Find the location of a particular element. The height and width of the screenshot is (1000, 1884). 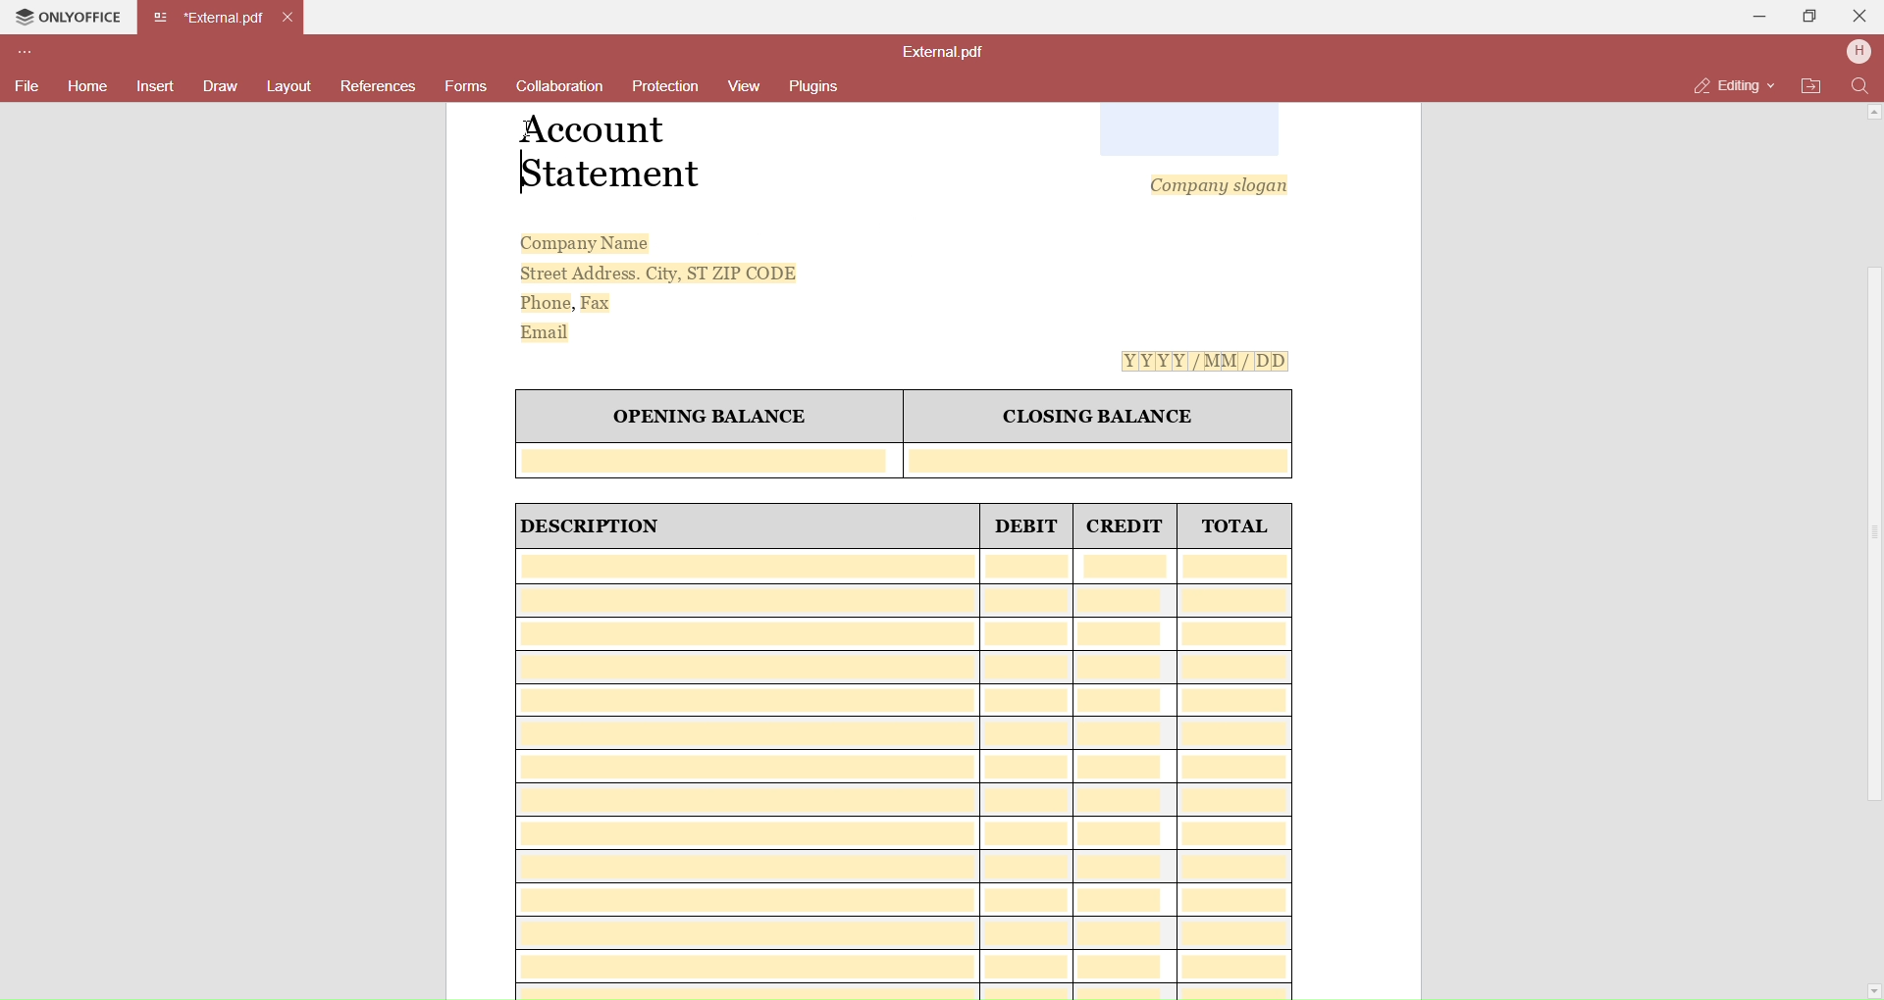

Forms is located at coordinates (466, 84).